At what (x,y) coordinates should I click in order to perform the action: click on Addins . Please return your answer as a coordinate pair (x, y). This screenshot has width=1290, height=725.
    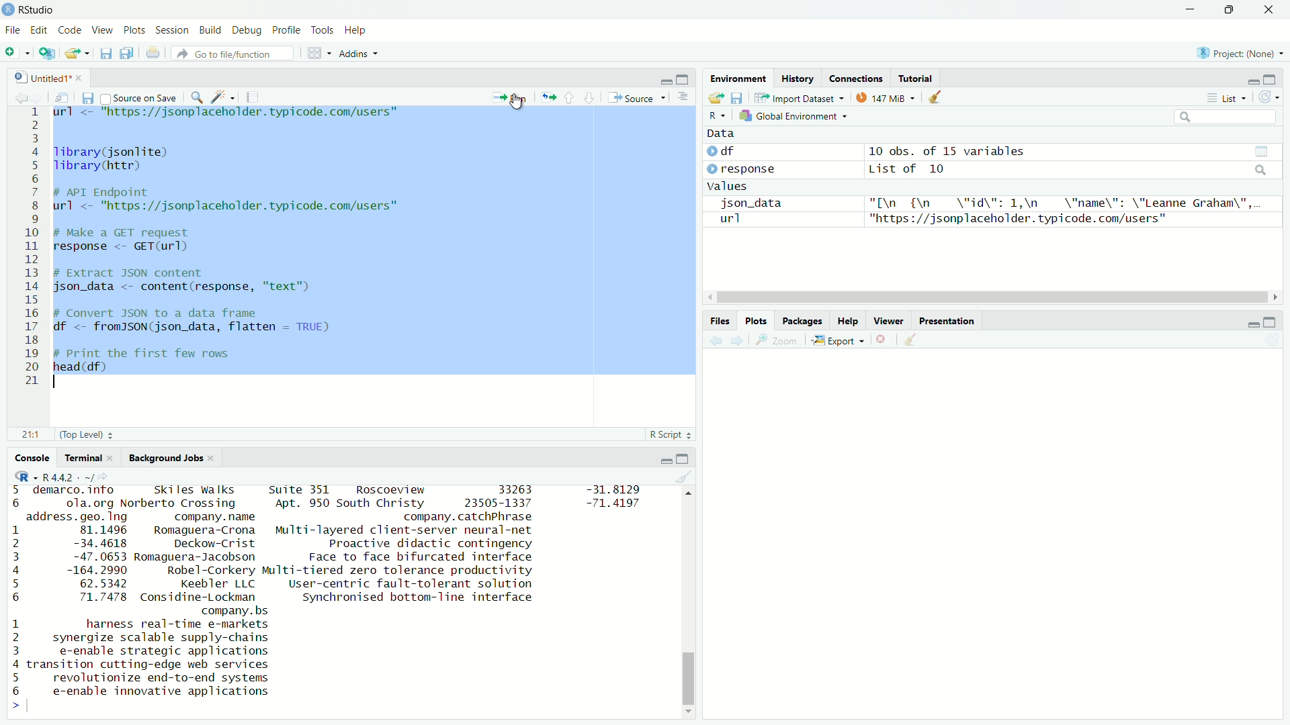
    Looking at the image, I should click on (361, 53).